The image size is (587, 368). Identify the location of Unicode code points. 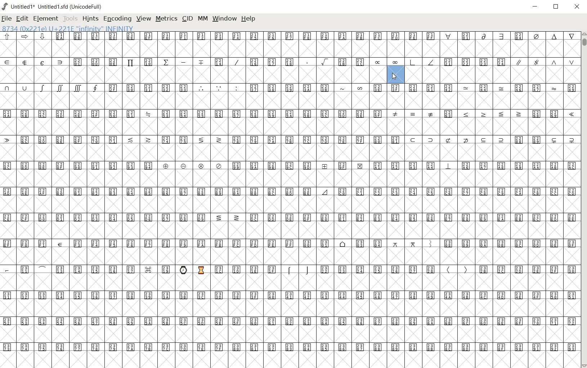
(292, 346).